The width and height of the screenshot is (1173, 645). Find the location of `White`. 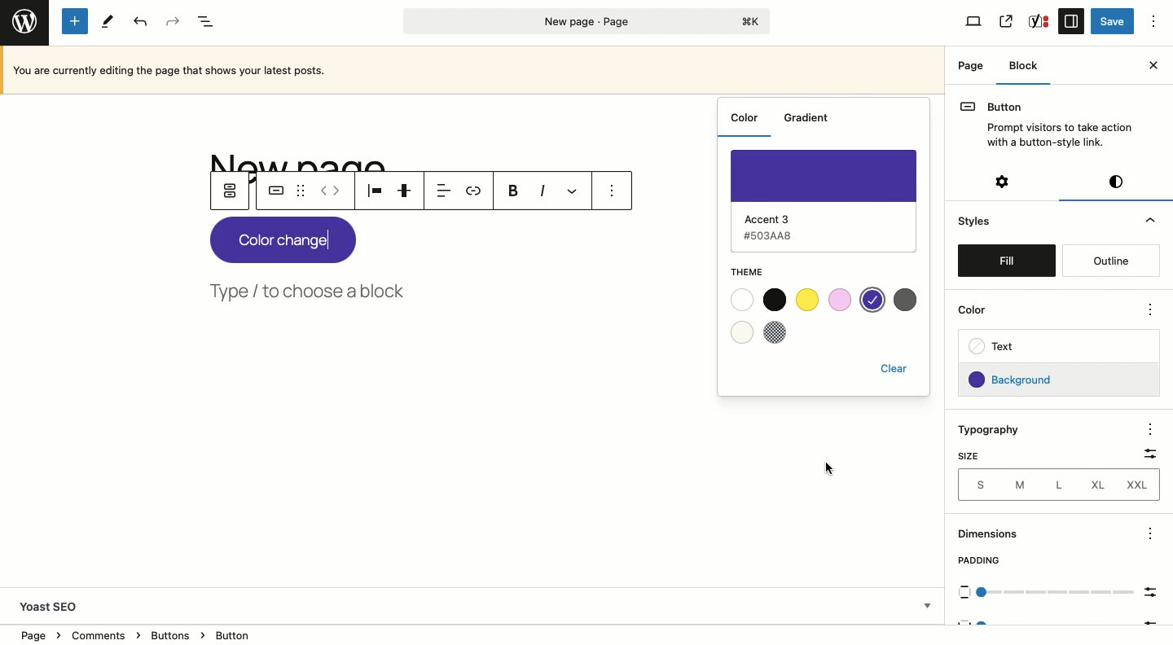

White is located at coordinates (743, 318).